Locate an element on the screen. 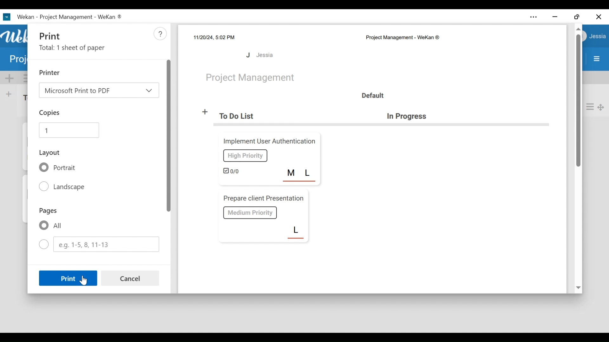  Printer is located at coordinates (50, 72).